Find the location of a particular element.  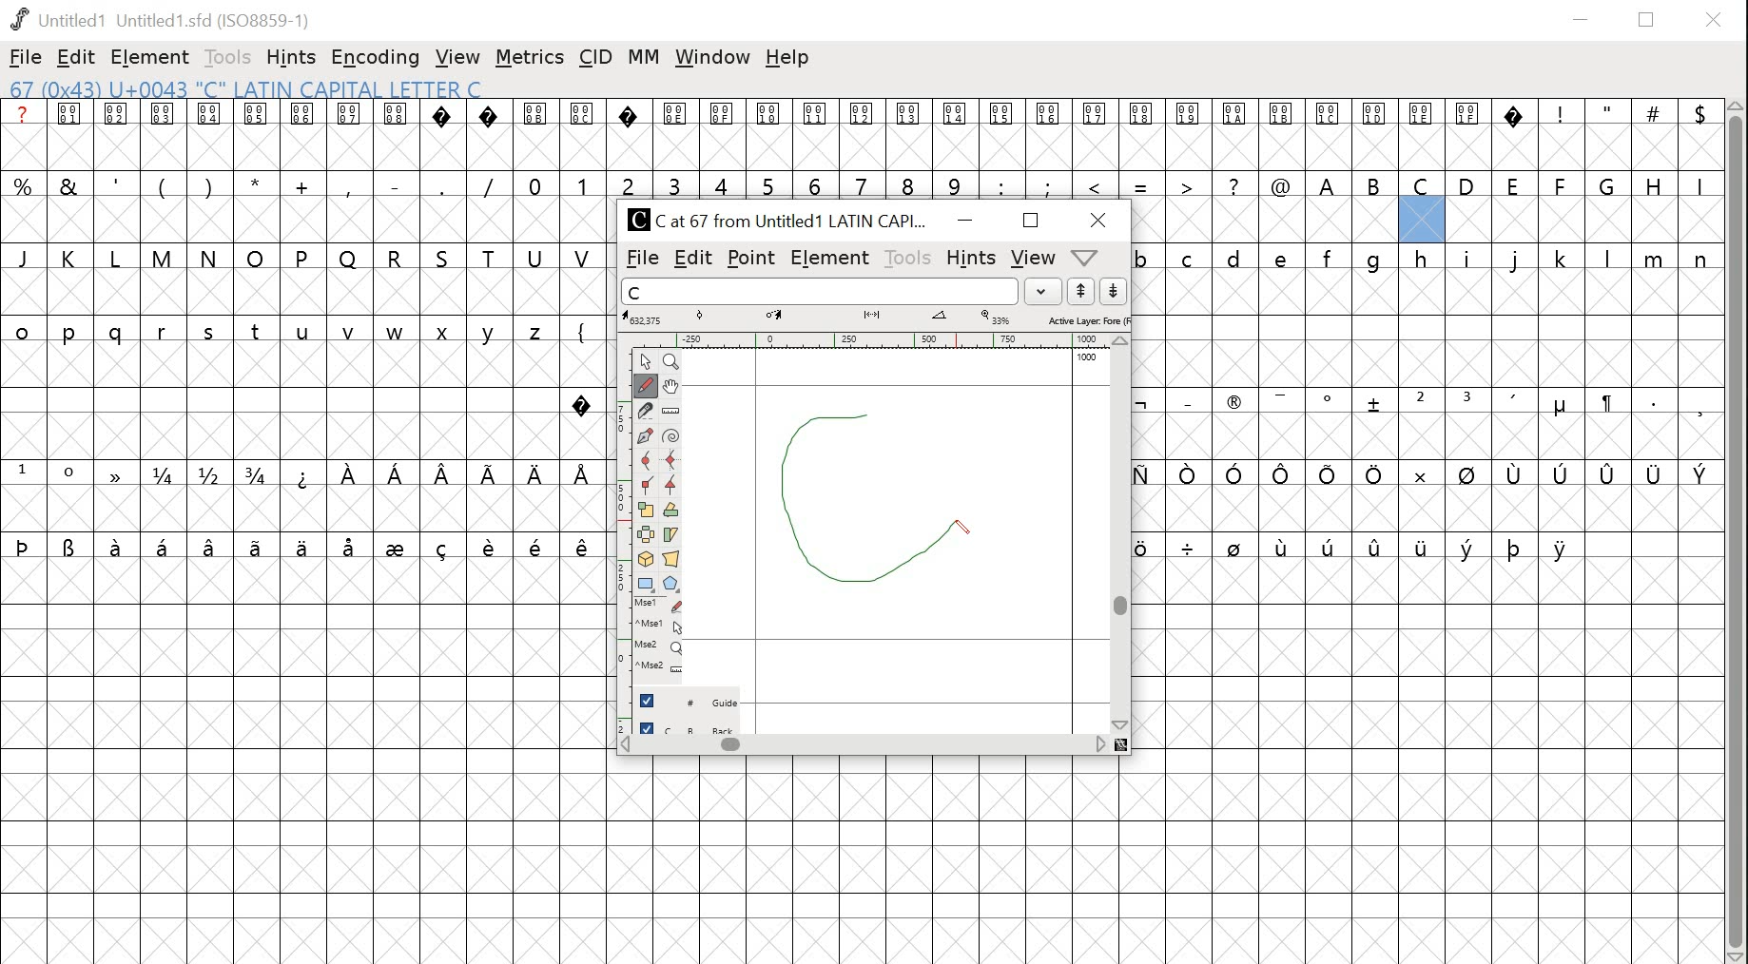

skew is located at coordinates (674, 534).